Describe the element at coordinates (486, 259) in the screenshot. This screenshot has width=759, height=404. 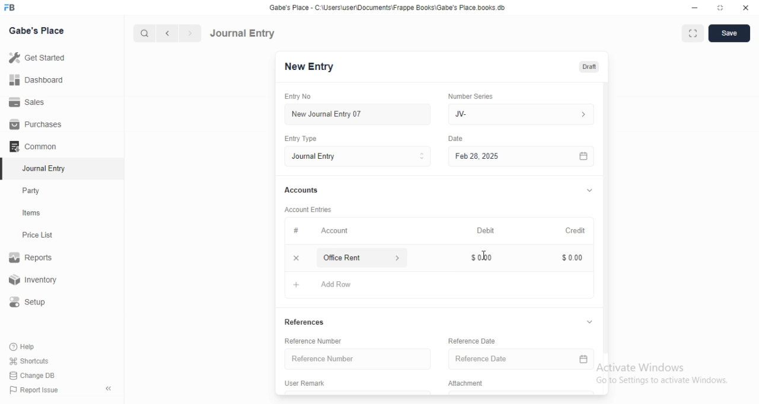
I see `$ 0.00` at that location.